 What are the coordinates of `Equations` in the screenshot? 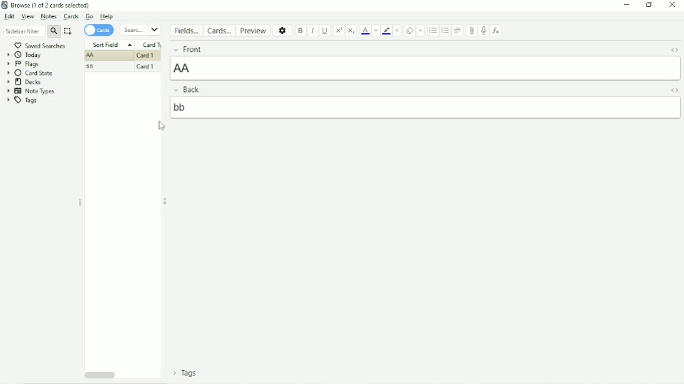 It's located at (497, 30).